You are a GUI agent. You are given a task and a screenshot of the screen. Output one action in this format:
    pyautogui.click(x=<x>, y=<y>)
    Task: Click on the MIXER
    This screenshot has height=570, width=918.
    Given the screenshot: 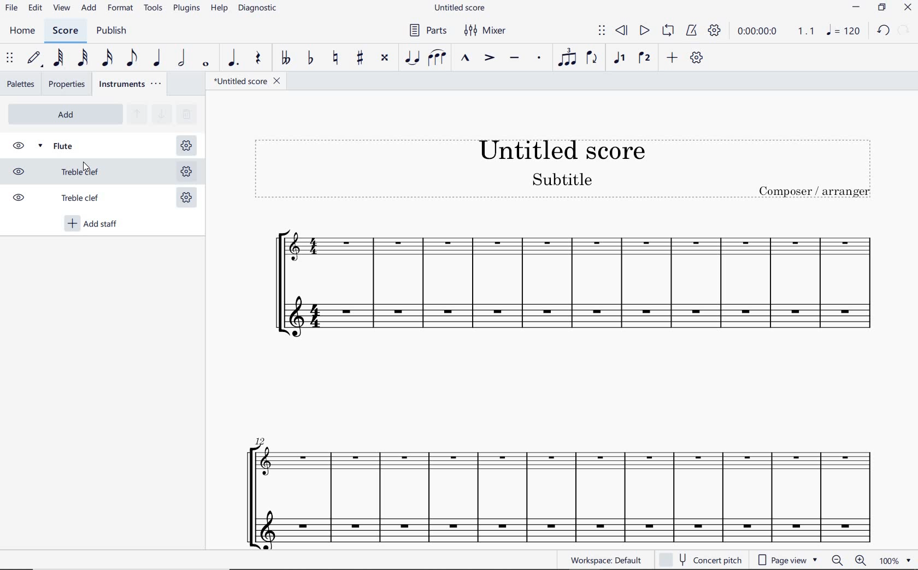 What is the action you would take?
    pyautogui.click(x=486, y=32)
    